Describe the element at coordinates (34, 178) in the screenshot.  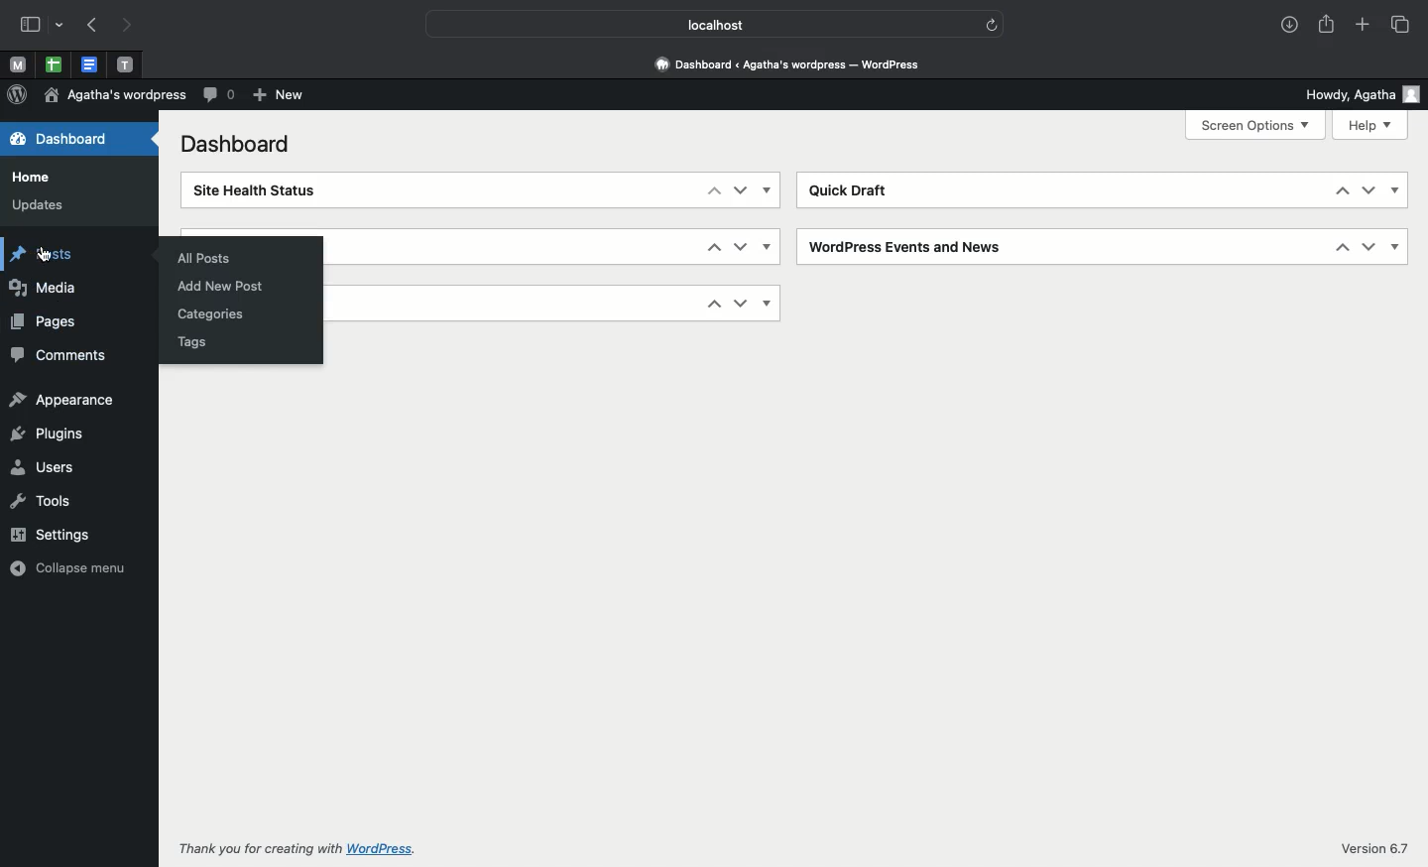
I see `Home` at that location.